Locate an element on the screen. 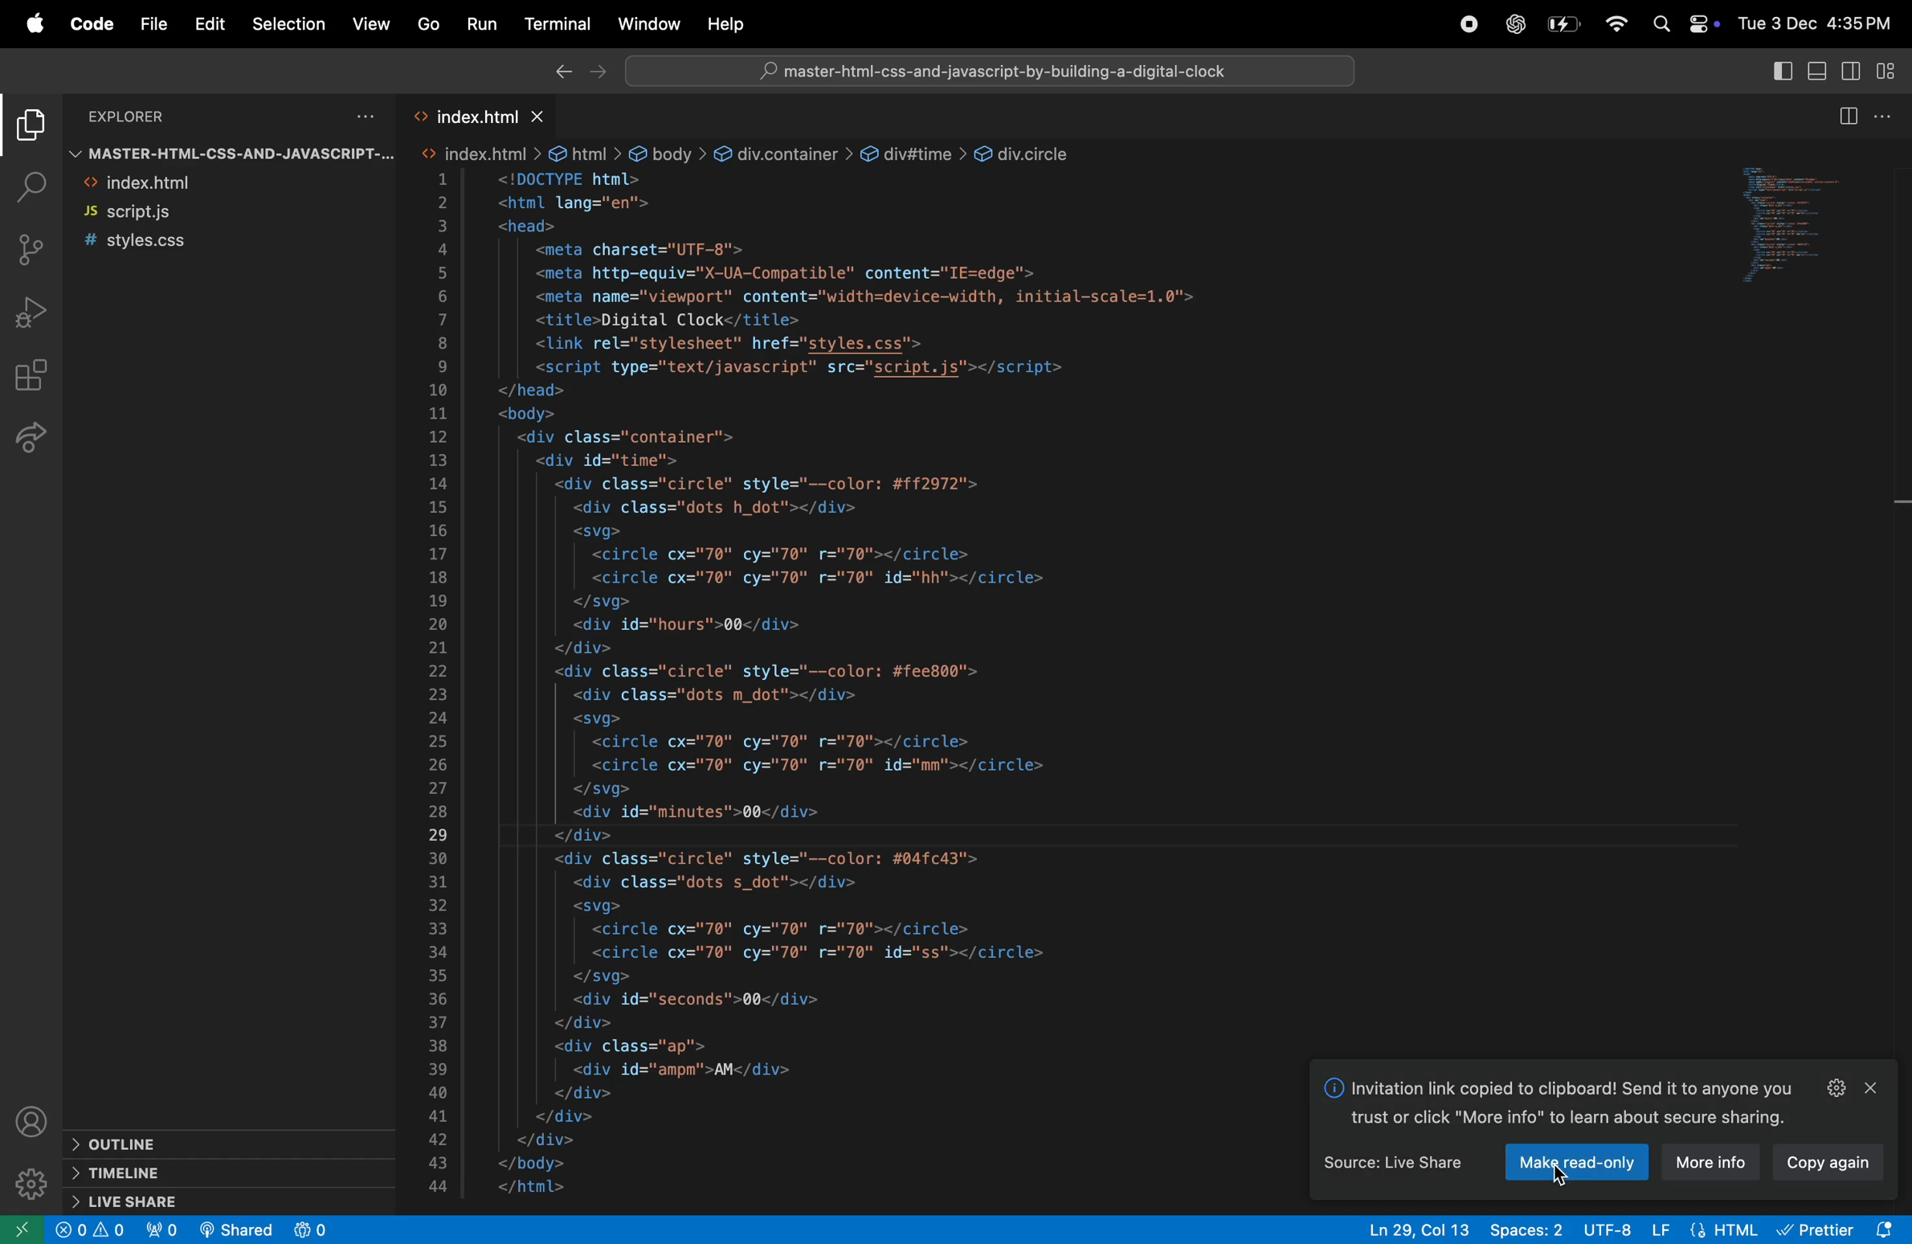 The image size is (1912, 1244). live share is located at coordinates (239, 1229).